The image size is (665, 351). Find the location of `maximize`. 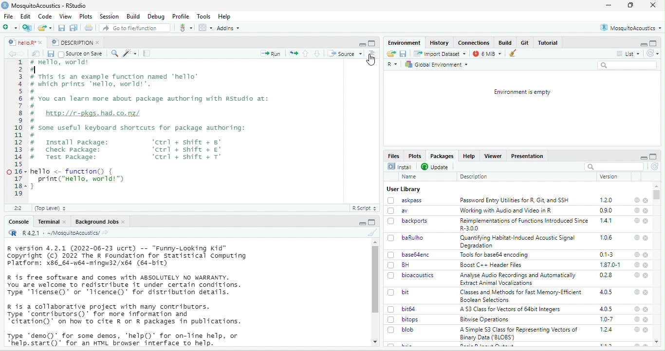

maximize is located at coordinates (653, 43).